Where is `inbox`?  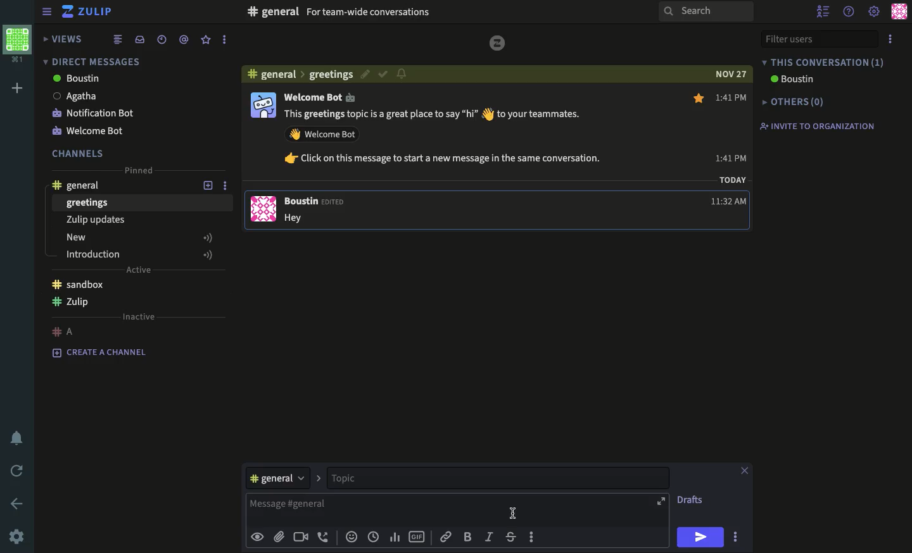 inbox is located at coordinates (139, 40).